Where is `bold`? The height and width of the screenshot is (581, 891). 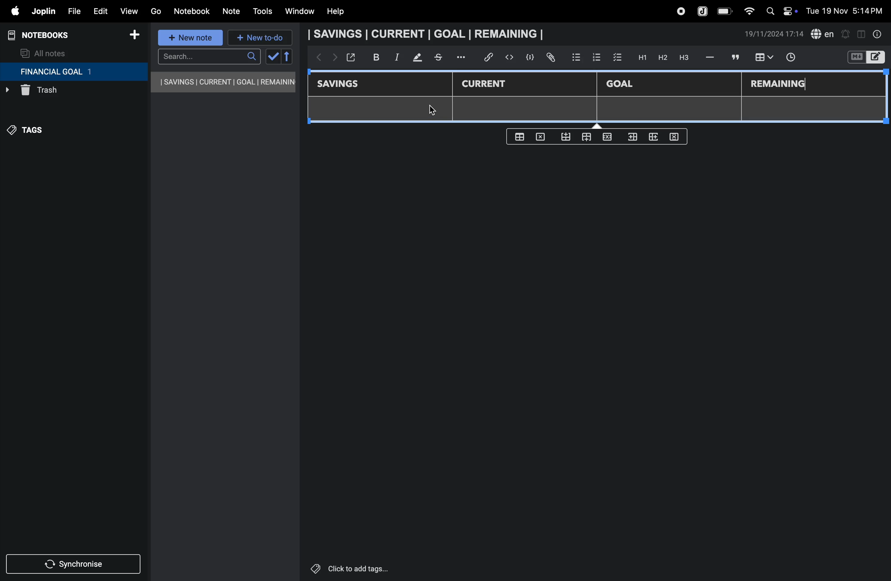 bold is located at coordinates (372, 57).